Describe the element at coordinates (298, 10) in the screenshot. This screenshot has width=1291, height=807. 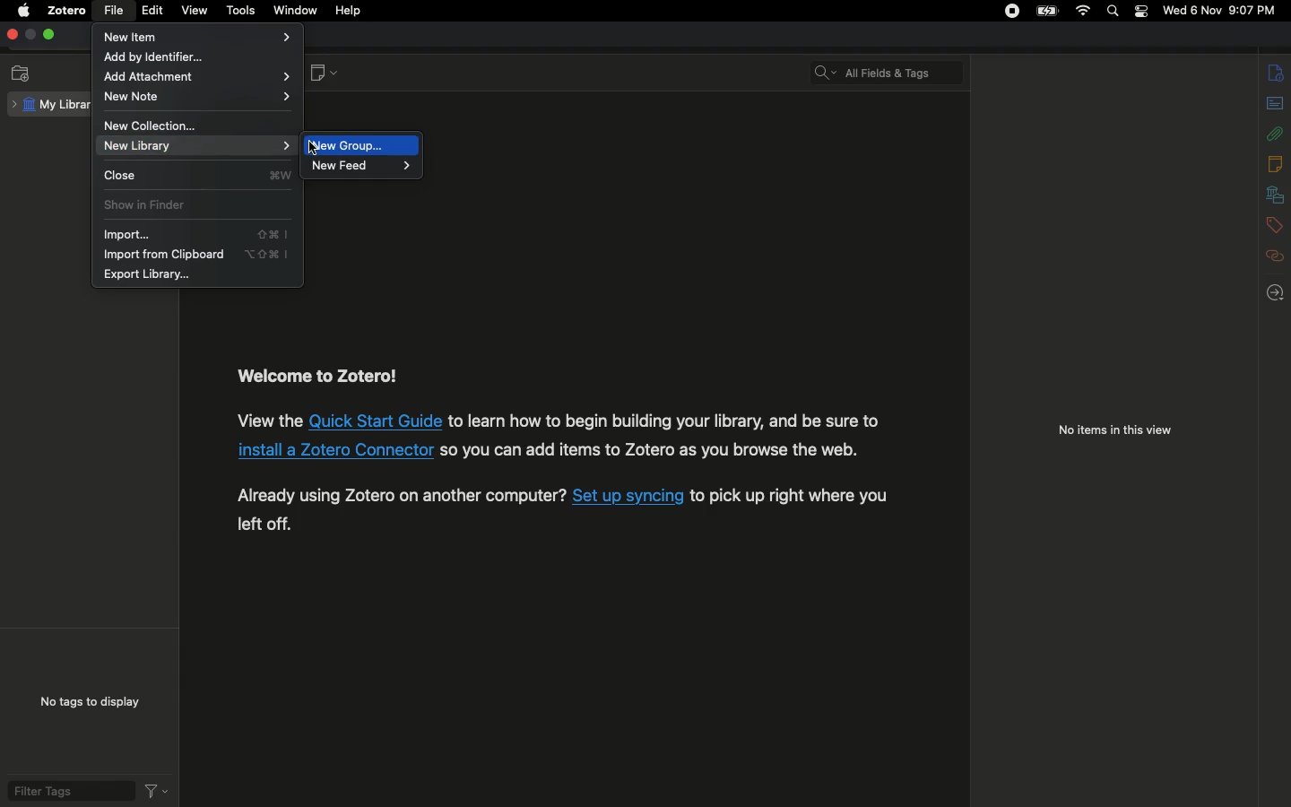
I see `Window` at that location.